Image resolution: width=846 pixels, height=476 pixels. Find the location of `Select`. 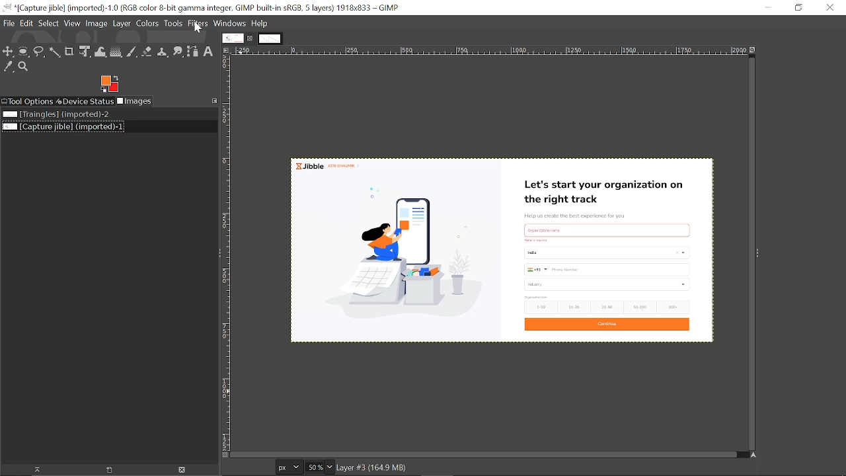

Select is located at coordinates (49, 24).